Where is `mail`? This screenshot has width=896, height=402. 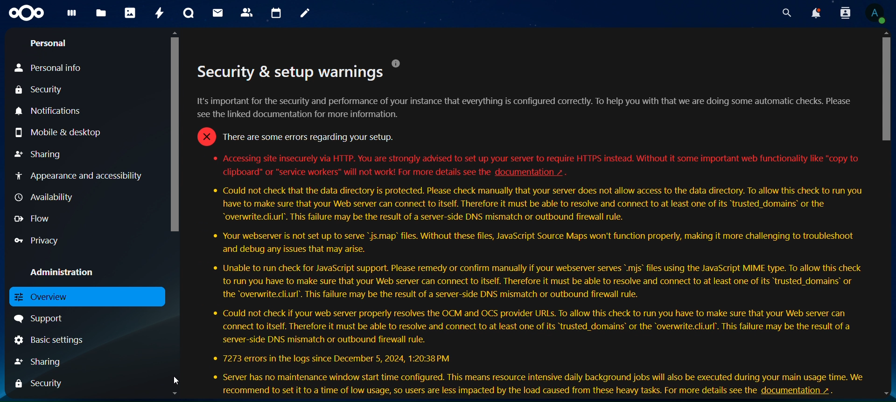 mail is located at coordinates (218, 13).